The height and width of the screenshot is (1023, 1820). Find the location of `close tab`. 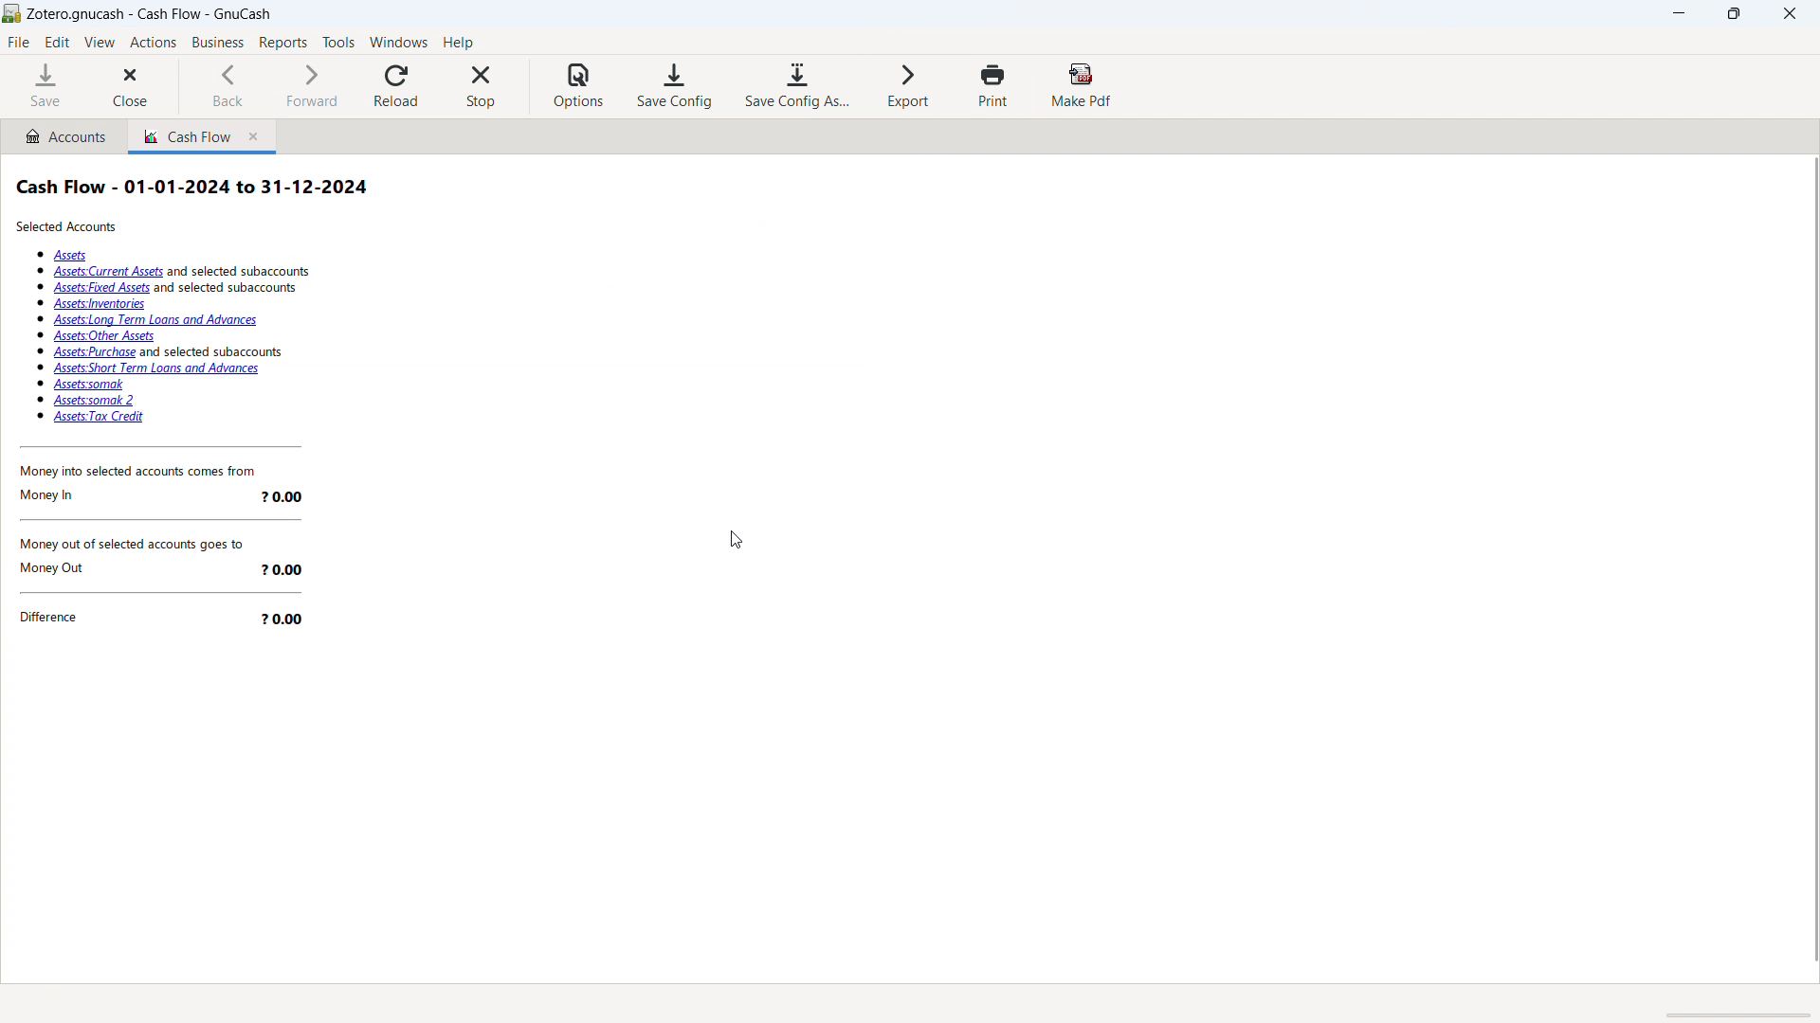

close tab is located at coordinates (255, 135).